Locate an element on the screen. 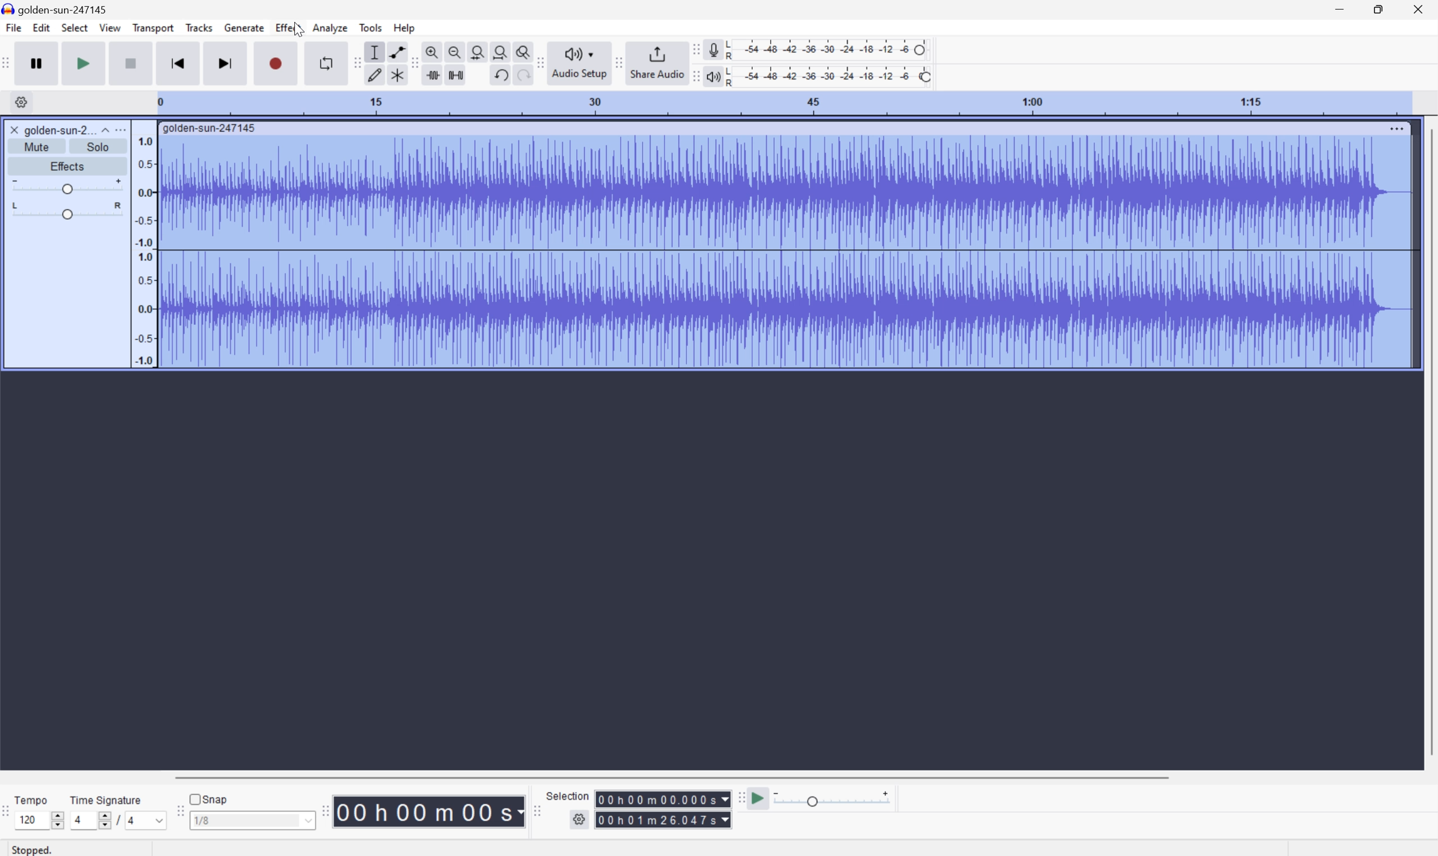  Play at speed is located at coordinates (760, 799).